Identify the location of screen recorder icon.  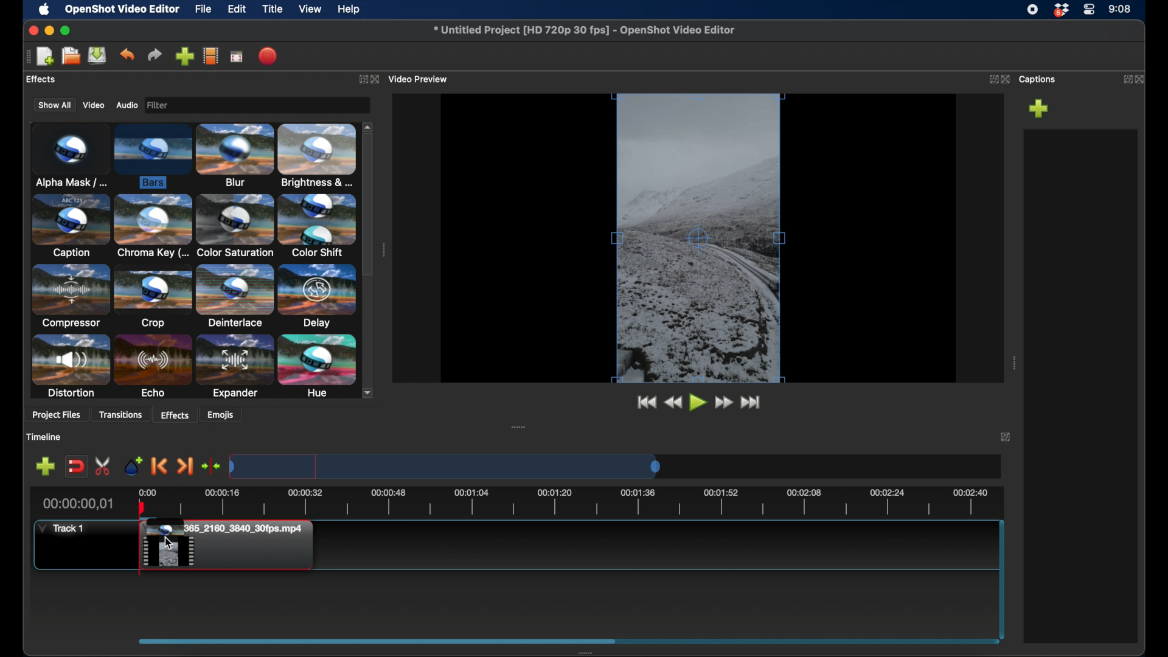
(1032, 10).